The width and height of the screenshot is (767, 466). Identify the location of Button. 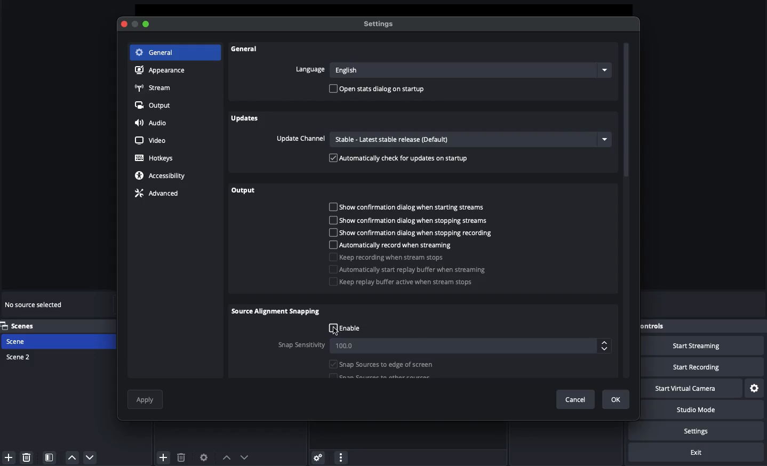
(135, 25).